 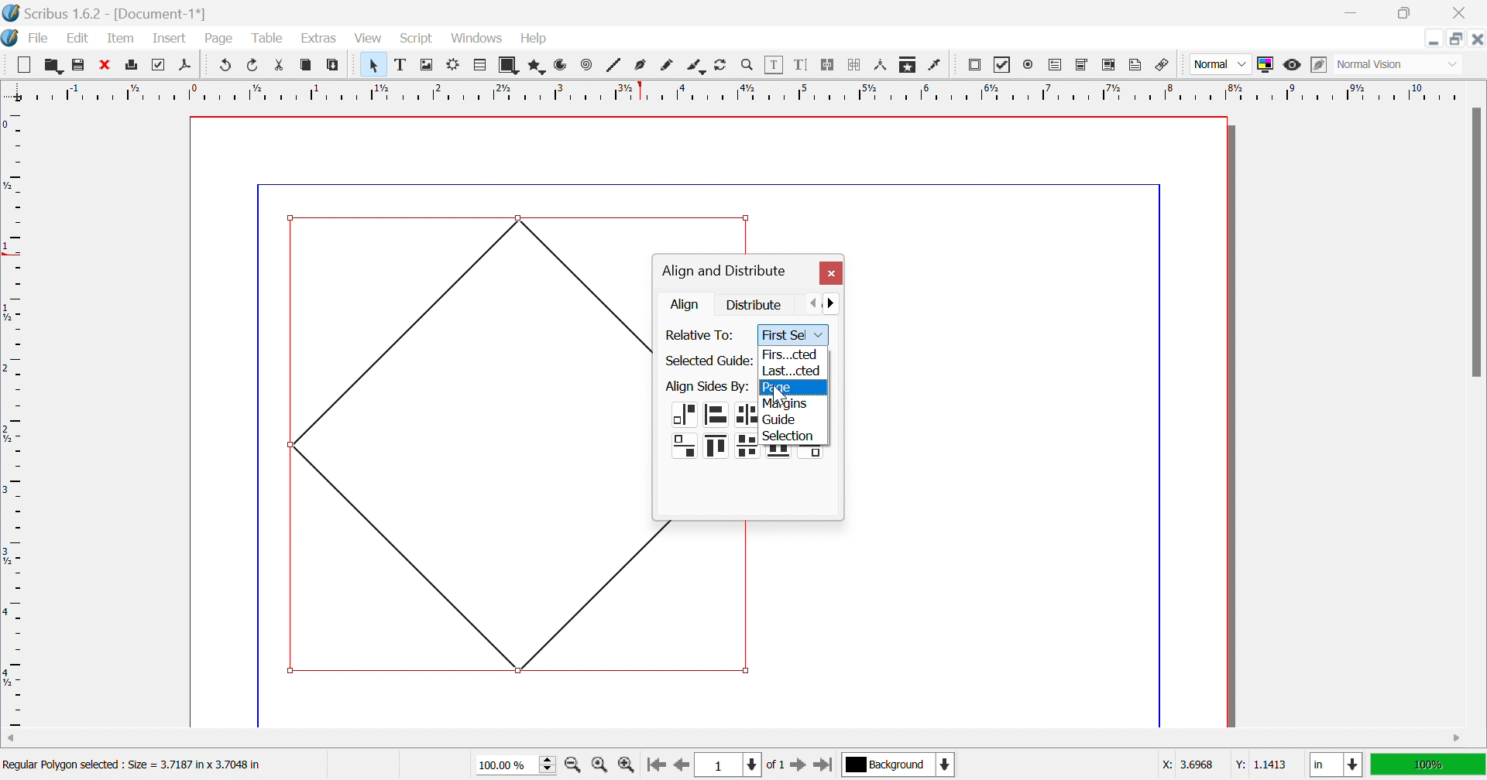 What do you see at coordinates (655, 769) in the screenshot?
I see `Go to the first page` at bounding box center [655, 769].